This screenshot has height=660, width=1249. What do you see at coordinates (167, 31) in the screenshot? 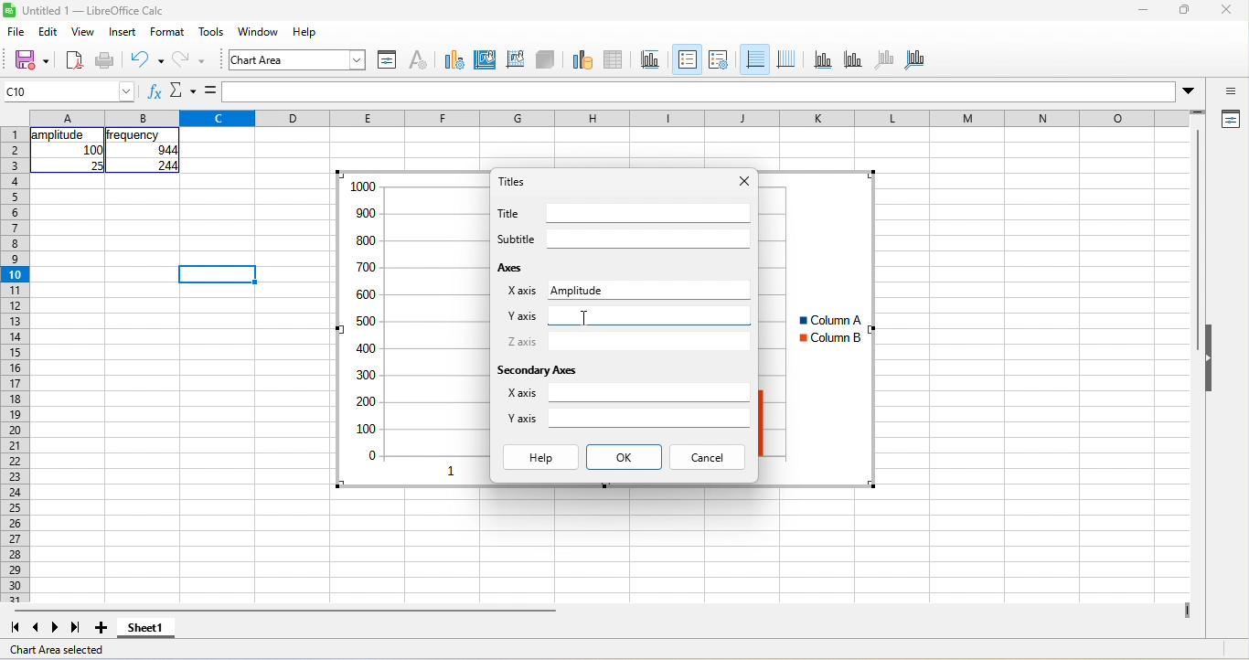
I see `format` at bounding box center [167, 31].